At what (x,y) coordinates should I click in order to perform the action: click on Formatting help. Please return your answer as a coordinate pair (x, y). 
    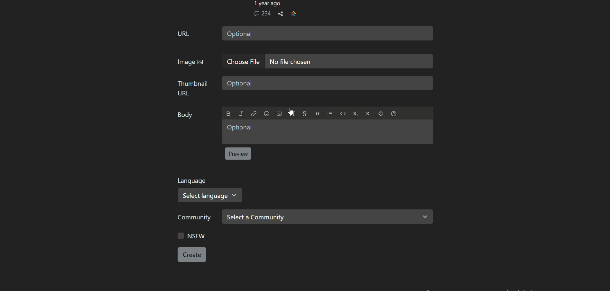
    Looking at the image, I should click on (394, 113).